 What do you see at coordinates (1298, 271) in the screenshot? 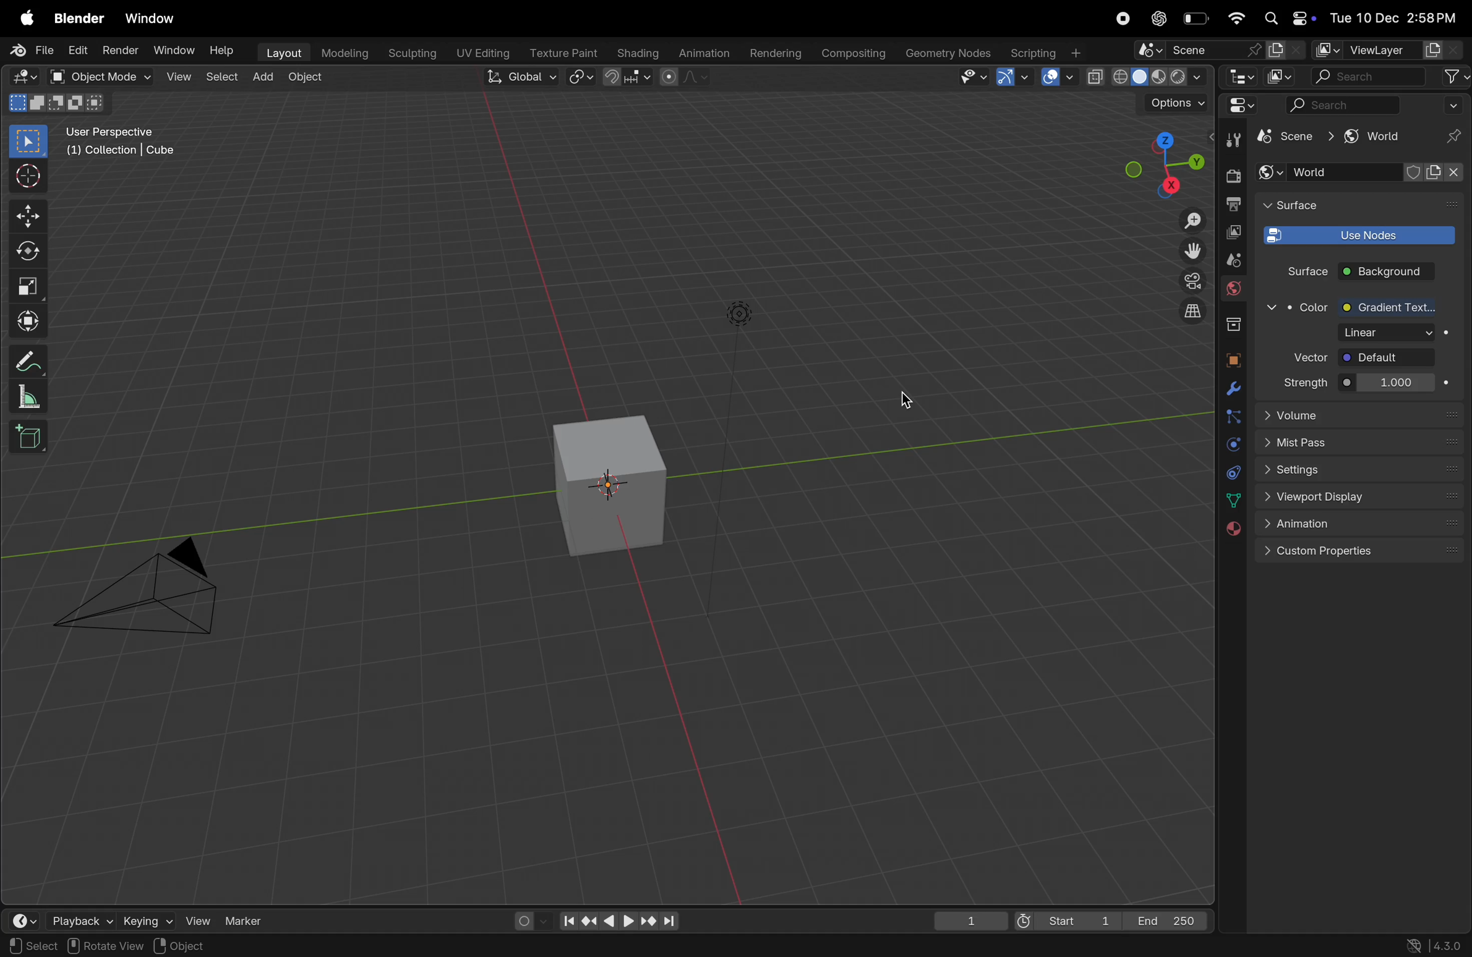
I see `Surface` at bounding box center [1298, 271].